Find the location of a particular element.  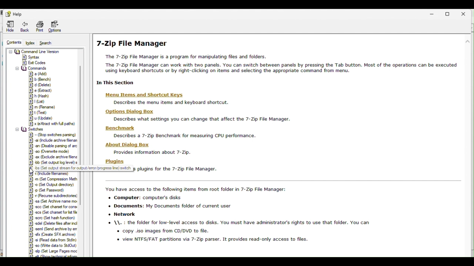

switches is located at coordinates (49, 147).